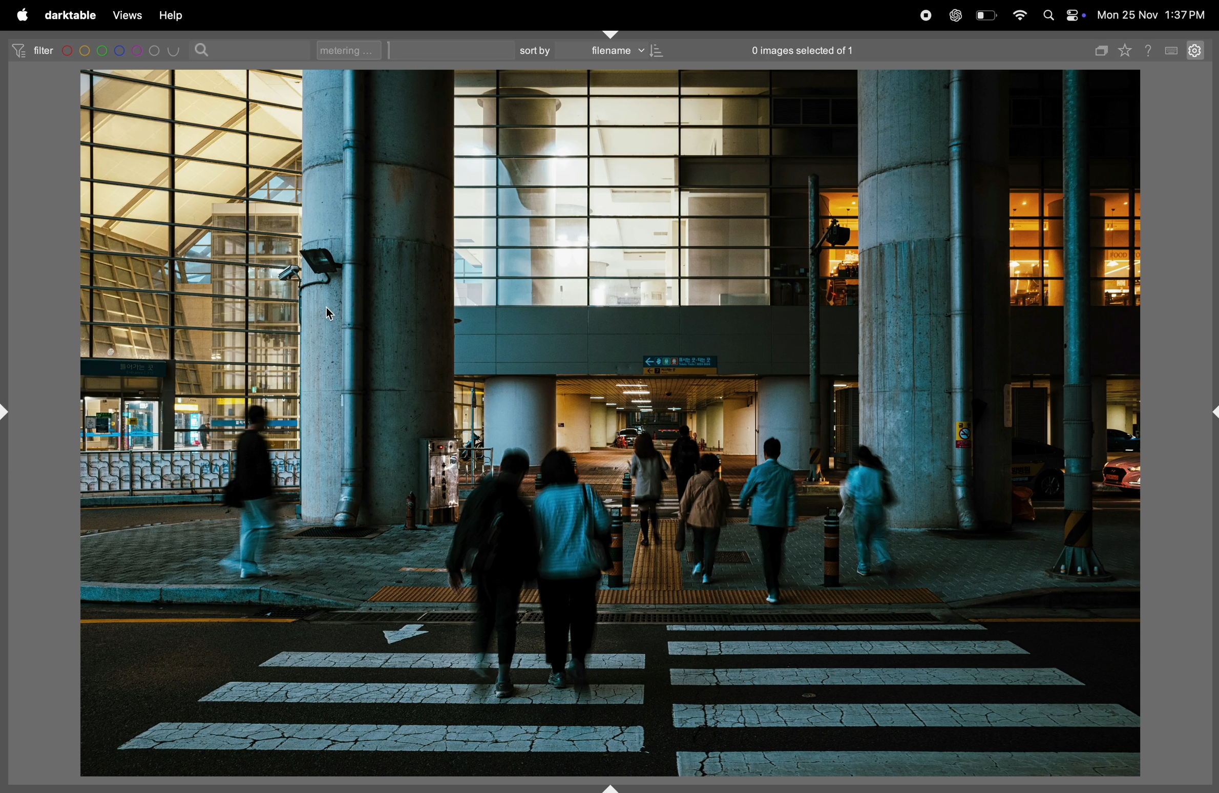 Image resolution: width=1219 pixels, height=793 pixels. Describe the element at coordinates (823, 50) in the screenshot. I see `no of images selected` at that location.